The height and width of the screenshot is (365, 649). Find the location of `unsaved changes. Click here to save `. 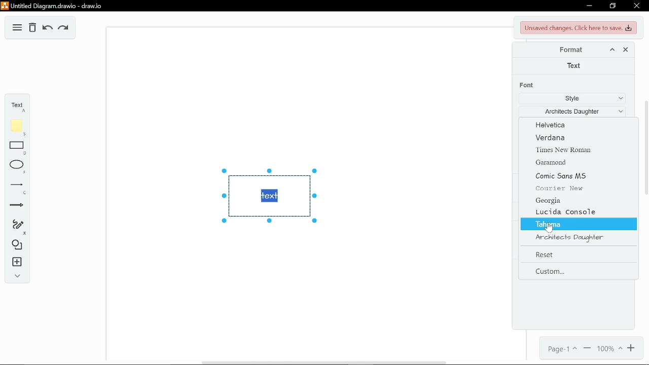

unsaved changes. Click here to save  is located at coordinates (577, 28).